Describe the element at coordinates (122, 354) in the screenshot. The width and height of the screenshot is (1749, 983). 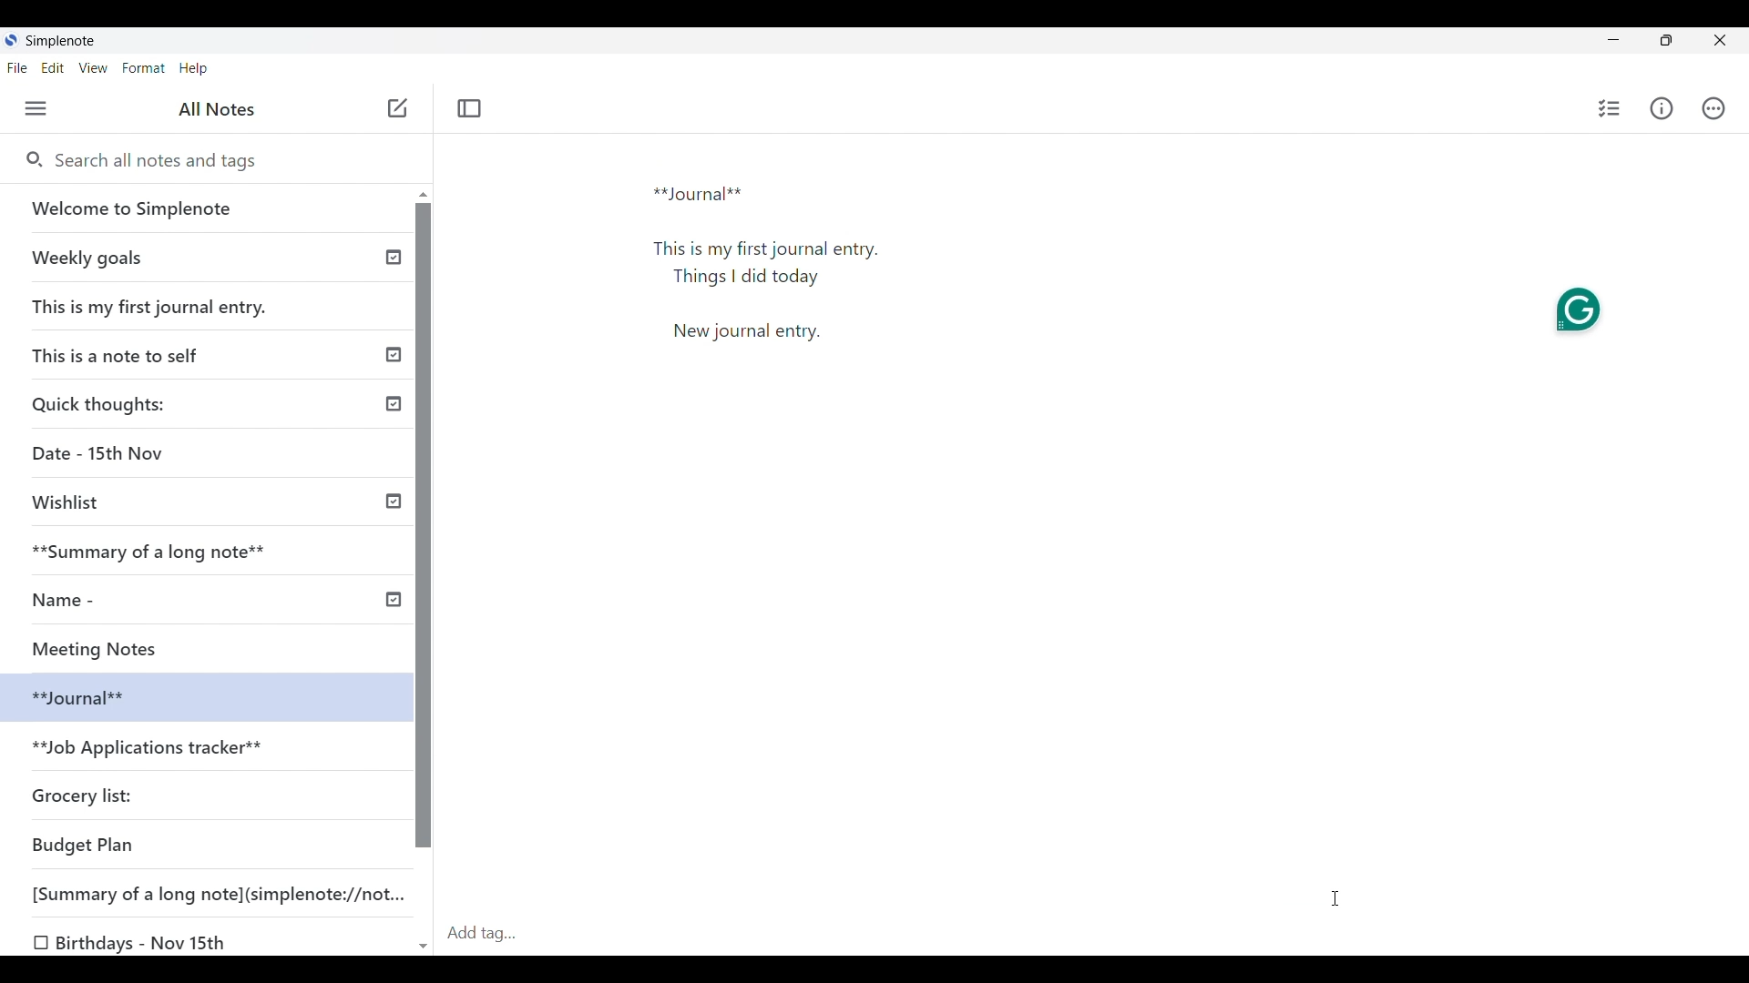
I see `This is a note to self` at that location.